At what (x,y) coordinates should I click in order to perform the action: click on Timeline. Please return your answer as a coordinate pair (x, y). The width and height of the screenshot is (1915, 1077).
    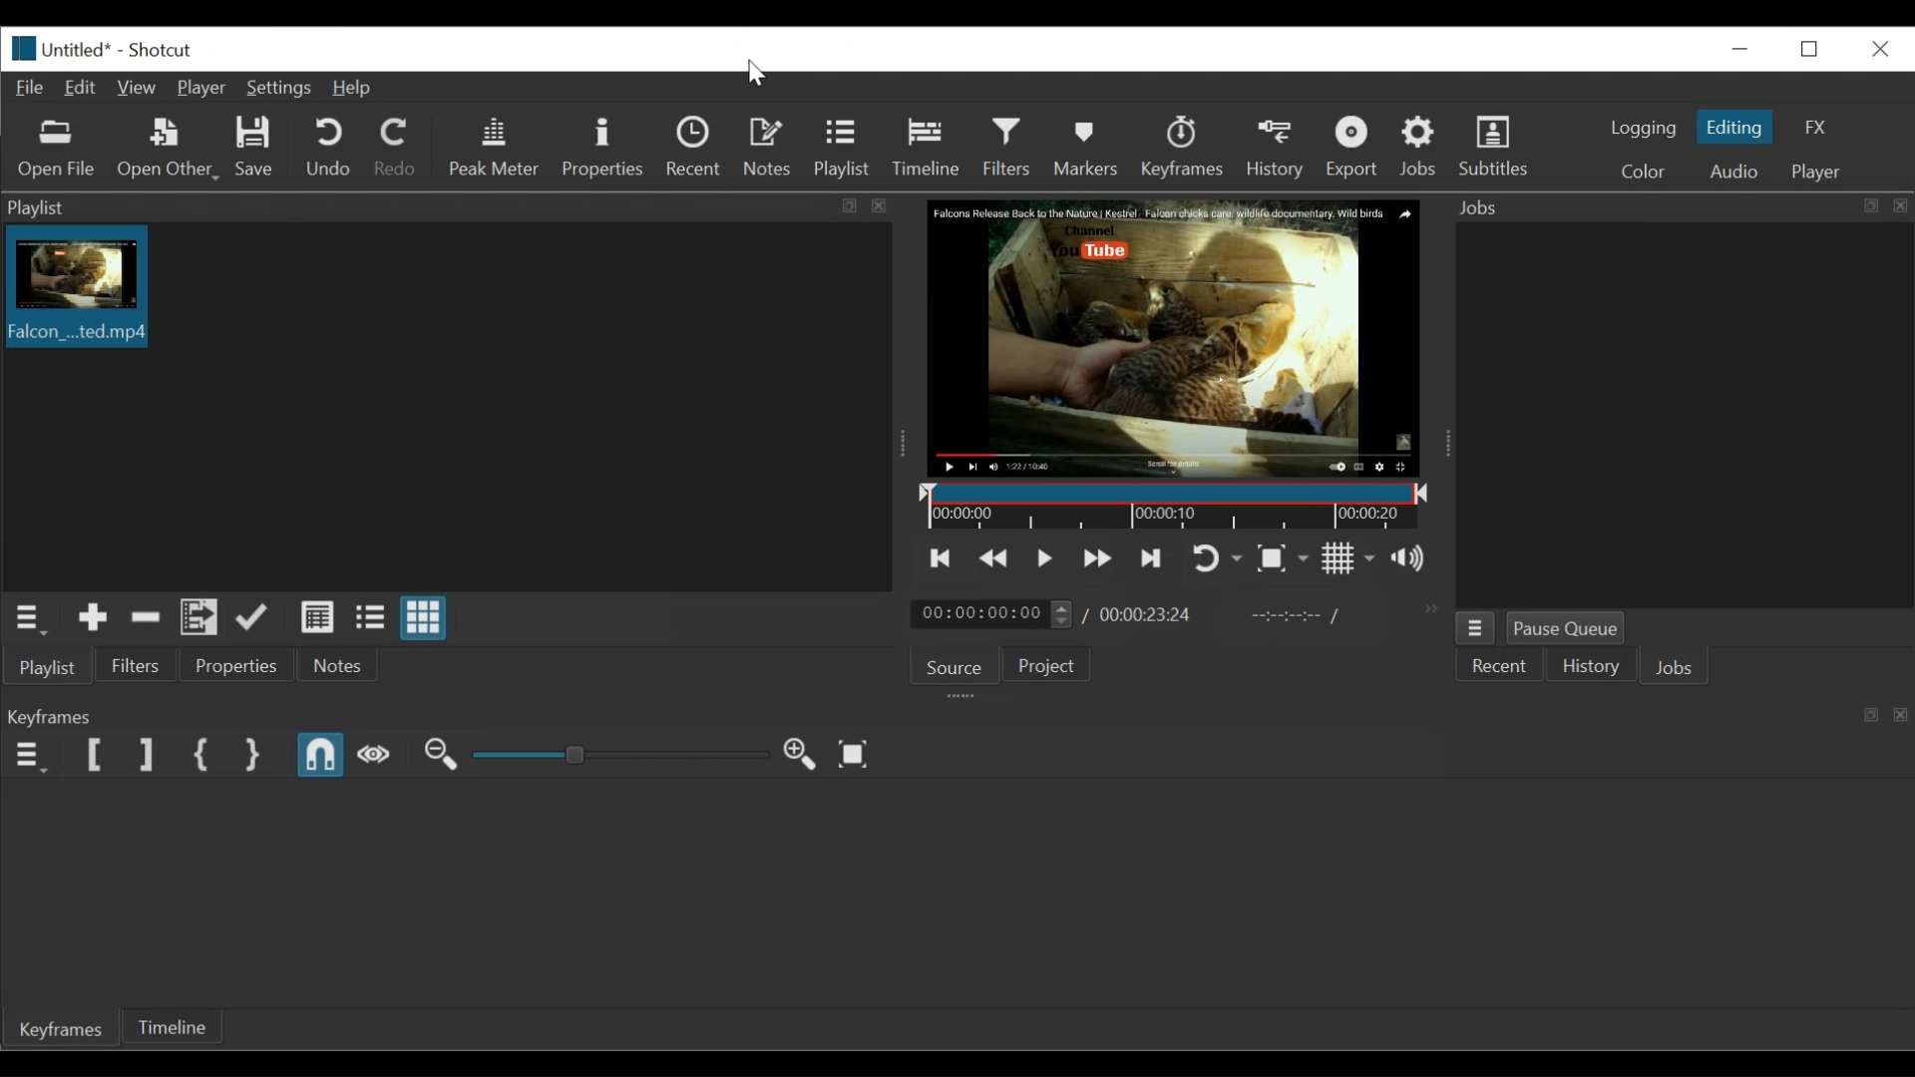
    Looking at the image, I should click on (173, 1027).